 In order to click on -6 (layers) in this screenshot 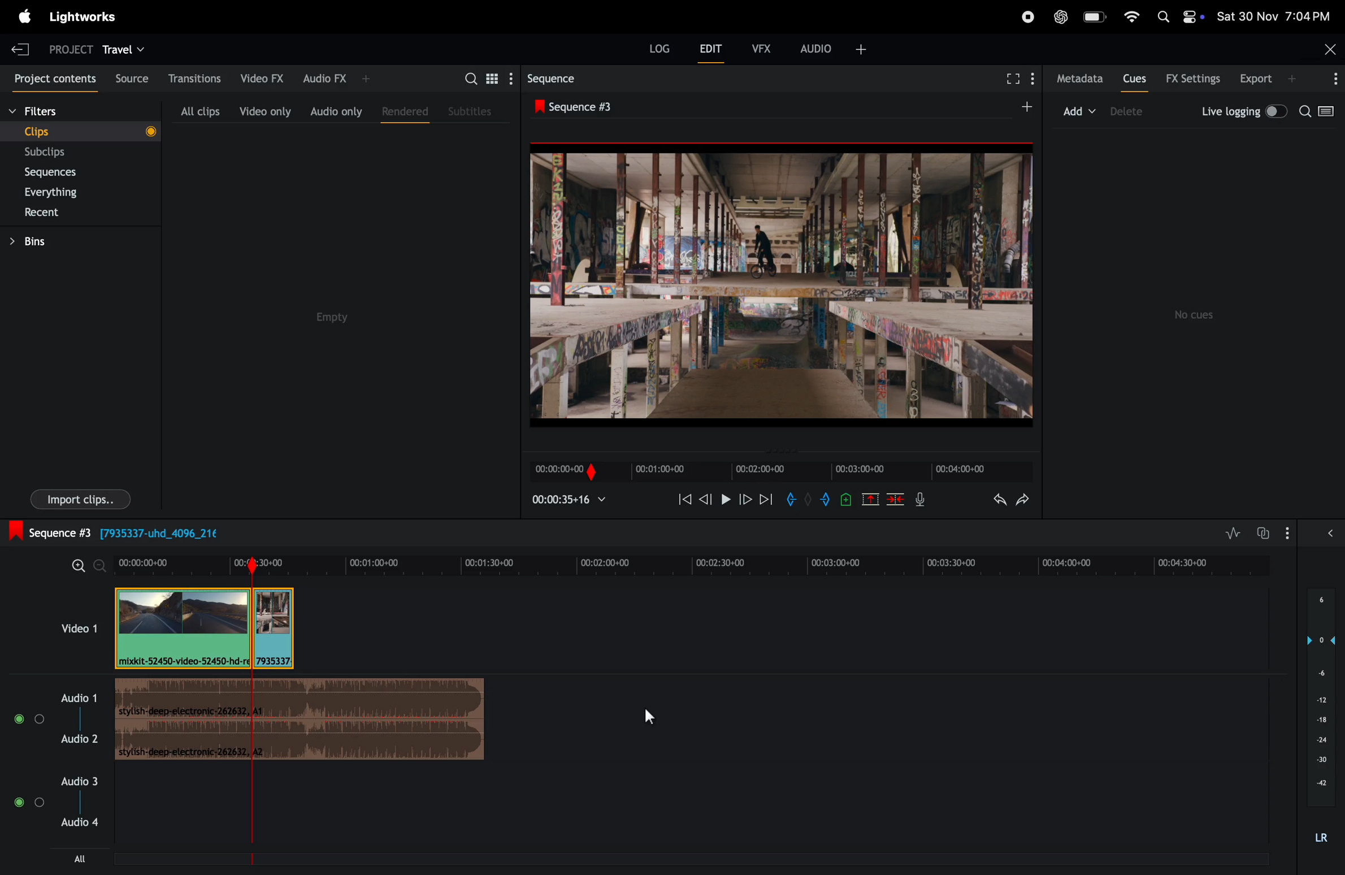, I will do `click(1318, 675)`.